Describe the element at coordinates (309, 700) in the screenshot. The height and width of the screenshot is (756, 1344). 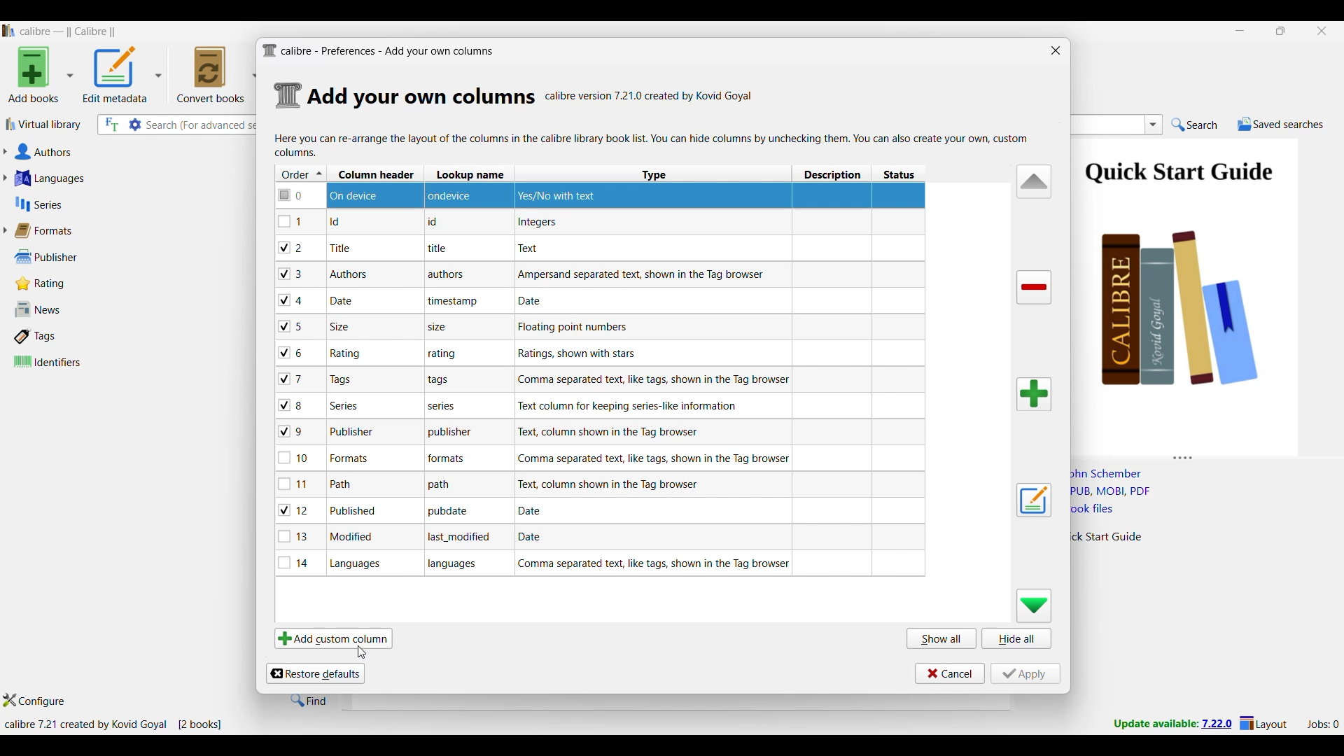
I see `Find` at that location.